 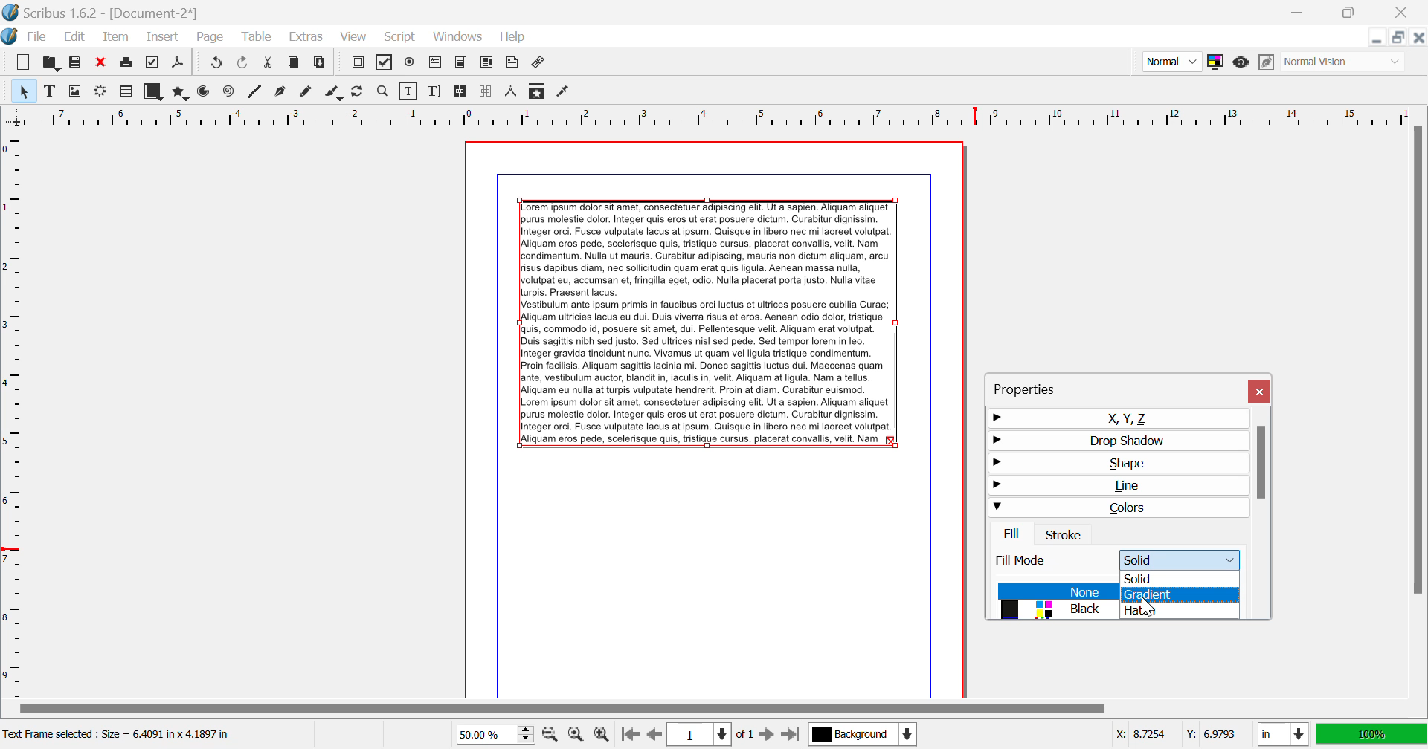 What do you see at coordinates (128, 62) in the screenshot?
I see `Print` at bounding box center [128, 62].